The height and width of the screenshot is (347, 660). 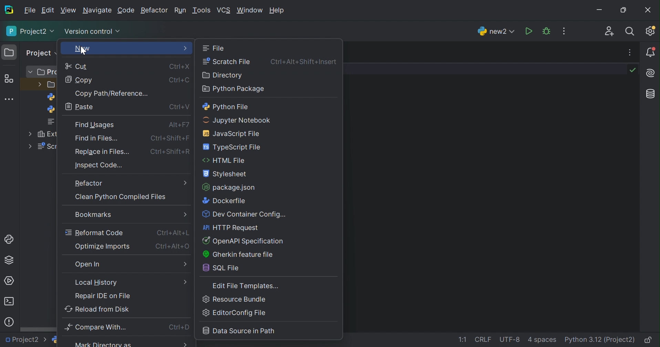 What do you see at coordinates (90, 182) in the screenshot?
I see `Refactor` at bounding box center [90, 182].